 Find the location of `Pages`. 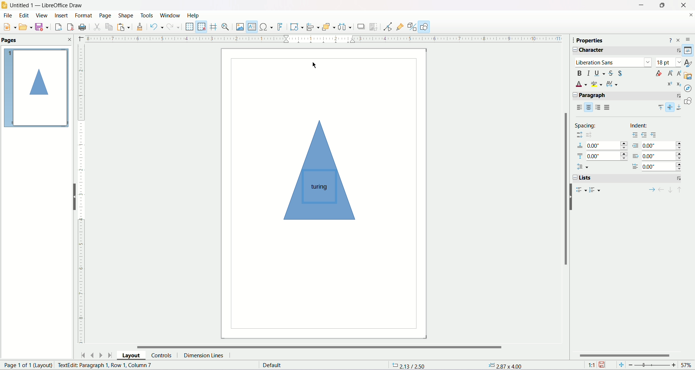

Pages is located at coordinates (10, 40).